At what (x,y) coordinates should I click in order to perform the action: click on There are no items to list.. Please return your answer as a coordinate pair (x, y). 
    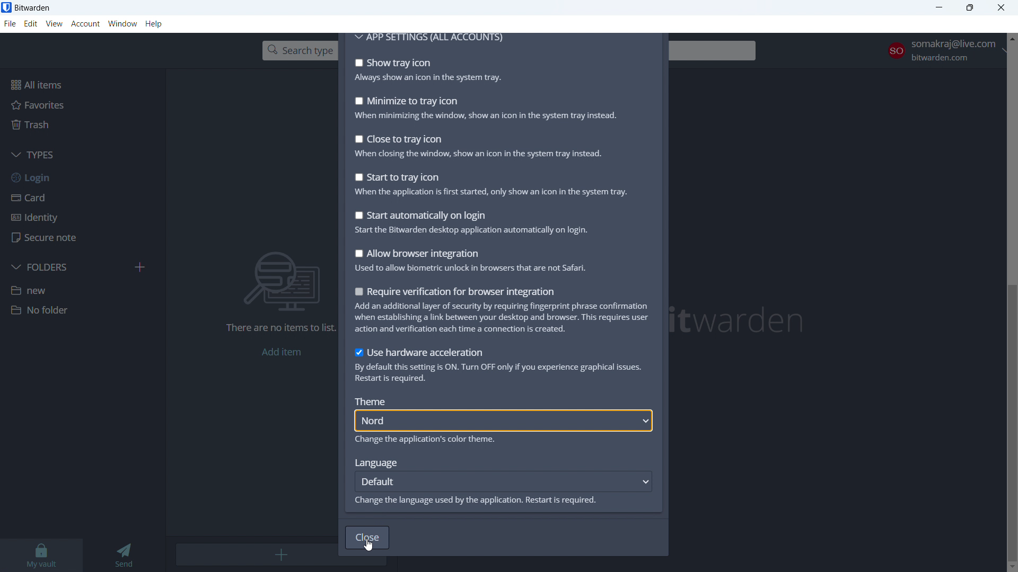
    Looking at the image, I should click on (279, 330).